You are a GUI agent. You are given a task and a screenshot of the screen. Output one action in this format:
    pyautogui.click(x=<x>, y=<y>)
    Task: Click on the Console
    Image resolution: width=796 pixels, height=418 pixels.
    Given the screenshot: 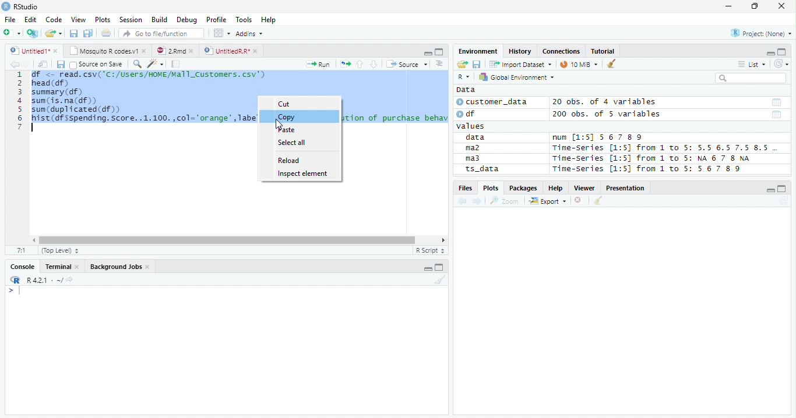 What is the action you would take?
    pyautogui.click(x=23, y=265)
    